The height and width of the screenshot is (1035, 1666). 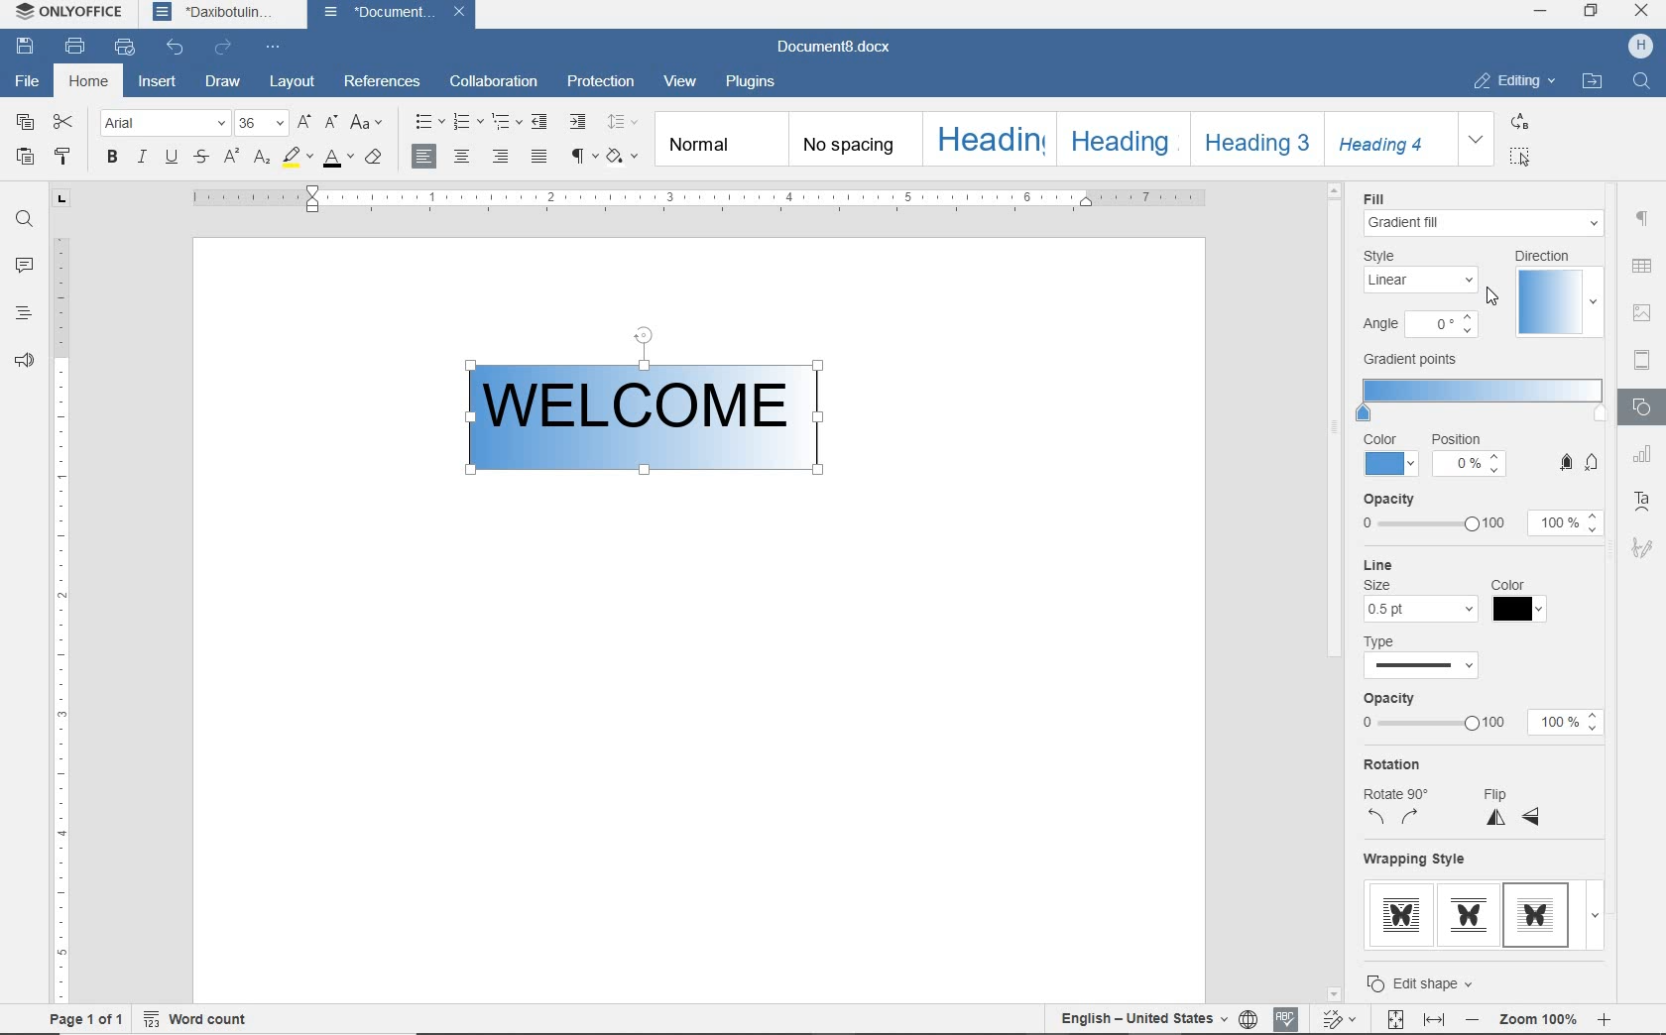 I want to click on EXPAND, so click(x=1478, y=138).